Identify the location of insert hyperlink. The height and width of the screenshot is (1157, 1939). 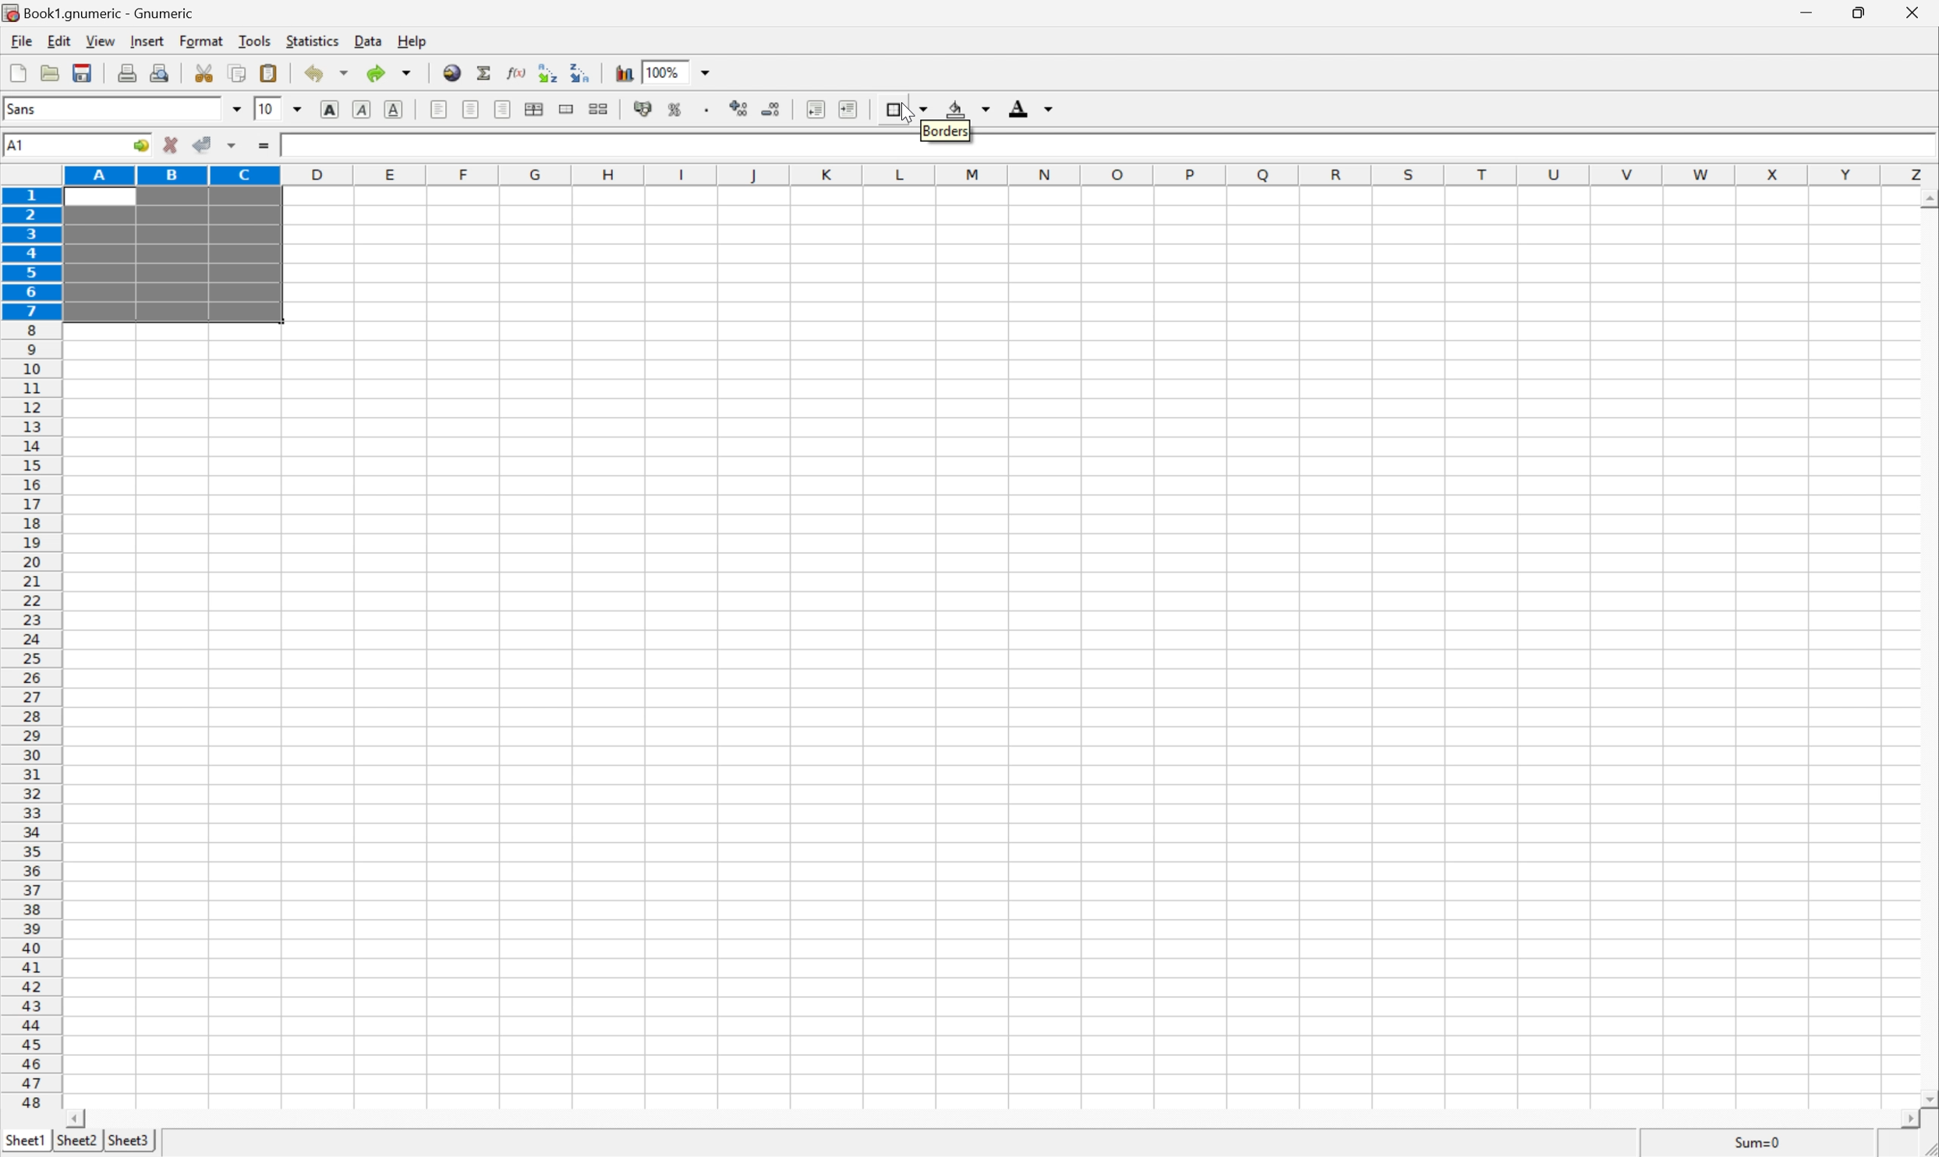
(450, 71).